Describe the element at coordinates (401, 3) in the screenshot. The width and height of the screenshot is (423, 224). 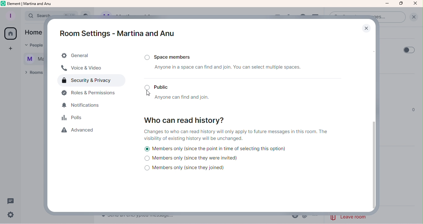
I see `Maximize` at that location.